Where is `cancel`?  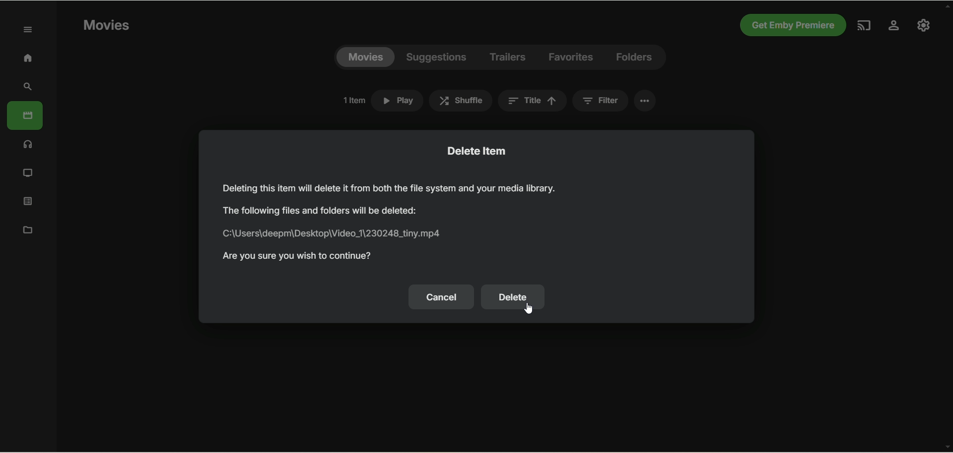 cancel is located at coordinates (441, 297).